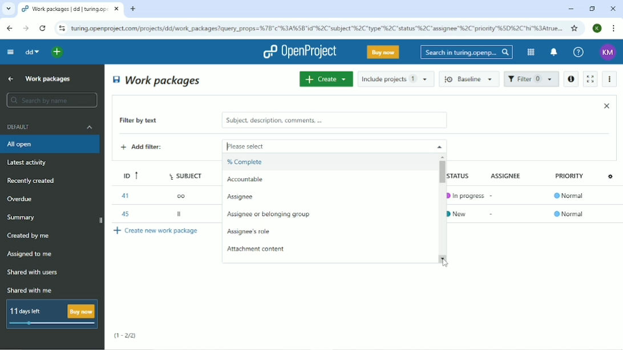 The width and height of the screenshot is (623, 350). What do you see at coordinates (10, 51) in the screenshot?
I see `Collapse project menu` at bounding box center [10, 51].